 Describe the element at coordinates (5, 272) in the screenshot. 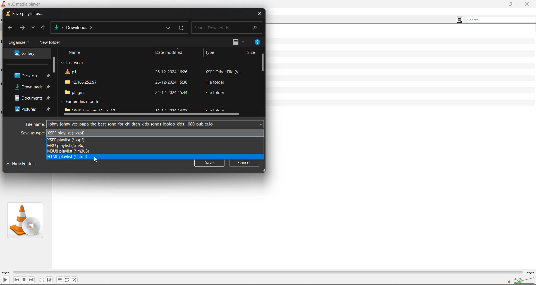

I see `current track time` at that location.